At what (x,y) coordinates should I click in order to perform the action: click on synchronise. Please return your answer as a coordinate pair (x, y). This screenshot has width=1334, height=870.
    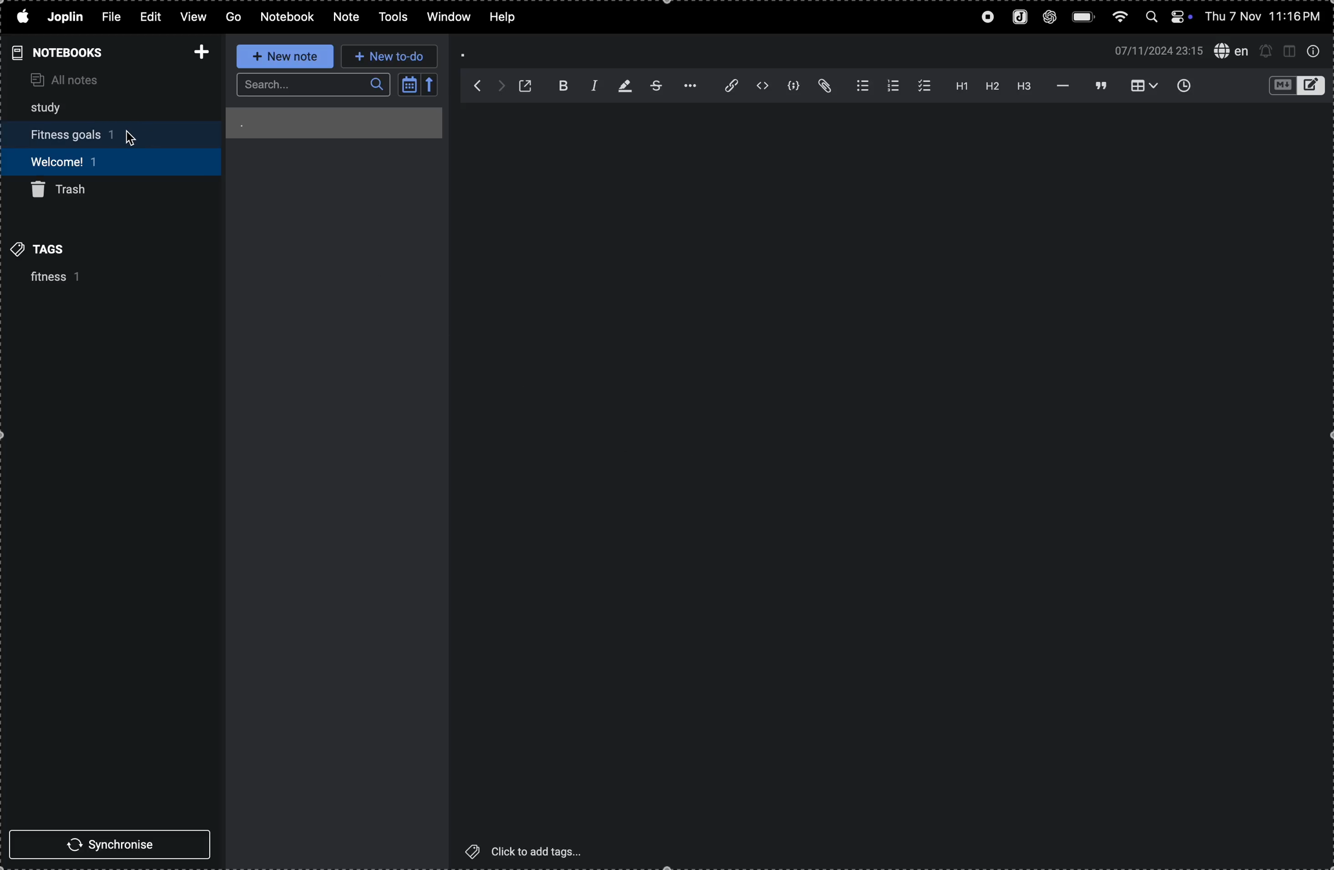
    Looking at the image, I should click on (108, 844).